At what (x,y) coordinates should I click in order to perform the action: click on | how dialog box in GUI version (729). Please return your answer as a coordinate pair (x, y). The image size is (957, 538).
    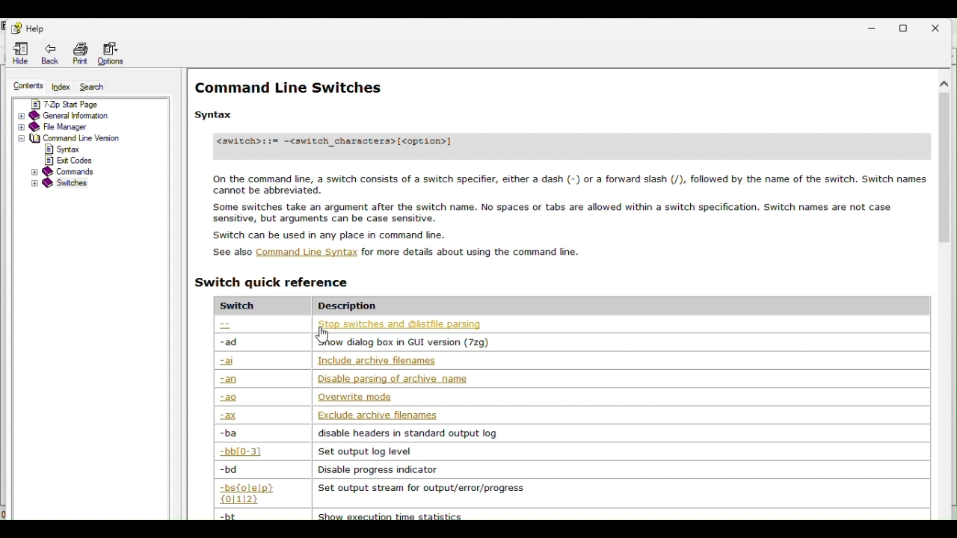
    Looking at the image, I should click on (409, 343).